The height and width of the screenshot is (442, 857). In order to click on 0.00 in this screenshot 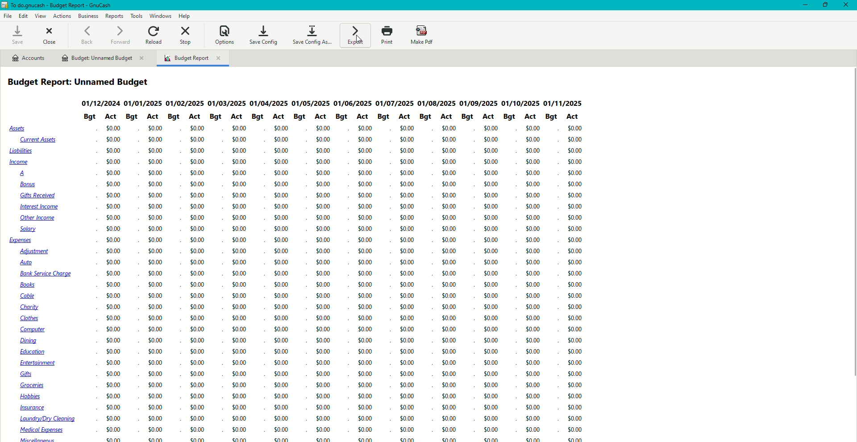, I will do `click(112, 163)`.